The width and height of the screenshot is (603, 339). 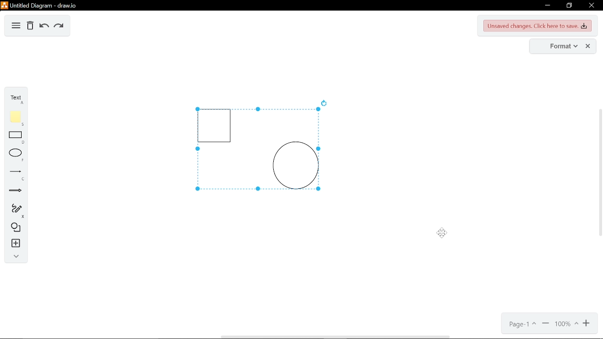 What do you see at coordinates (43, 26) in the screenshot?
I see `undo` at bounding box center [43, 26].